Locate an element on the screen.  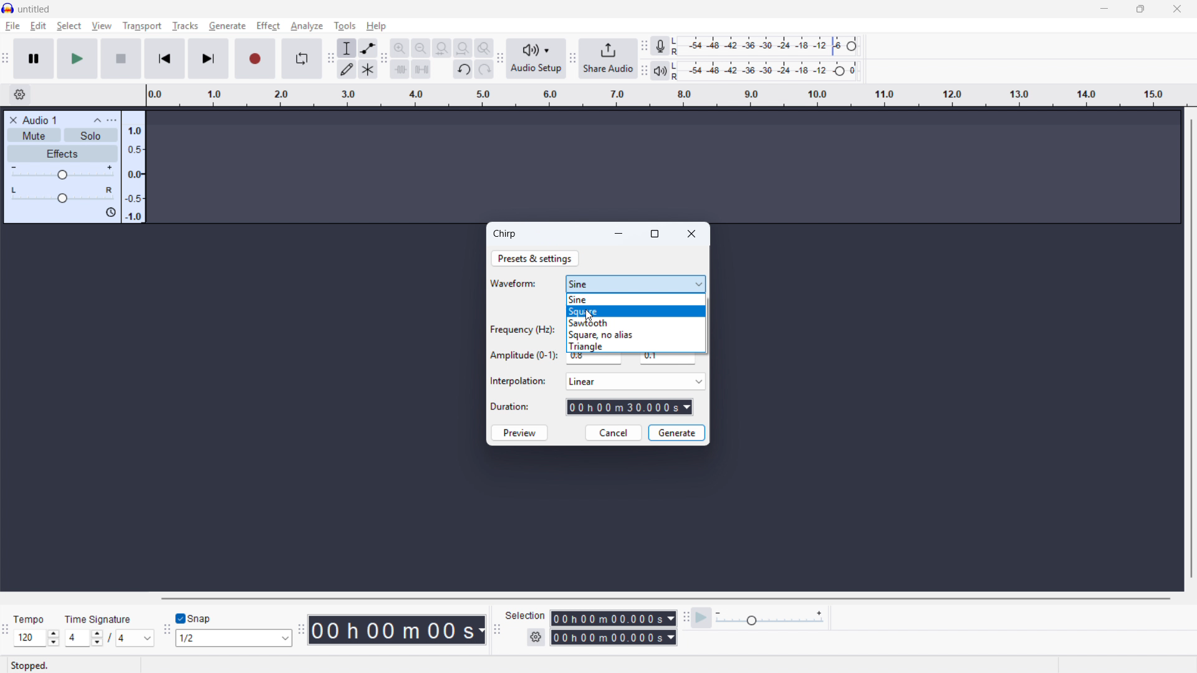
Toggle zoom  is located at coordinates (483, 48).